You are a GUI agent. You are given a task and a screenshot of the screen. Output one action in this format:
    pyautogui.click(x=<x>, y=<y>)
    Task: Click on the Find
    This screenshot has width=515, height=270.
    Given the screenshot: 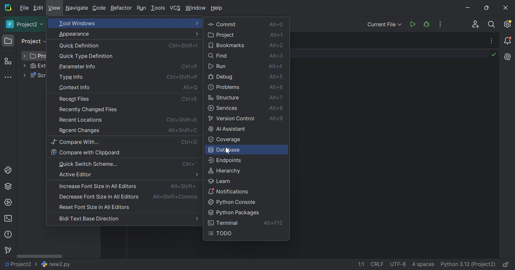 What is the action you would take?
    pyautogui.click(x=218, y=56)
    